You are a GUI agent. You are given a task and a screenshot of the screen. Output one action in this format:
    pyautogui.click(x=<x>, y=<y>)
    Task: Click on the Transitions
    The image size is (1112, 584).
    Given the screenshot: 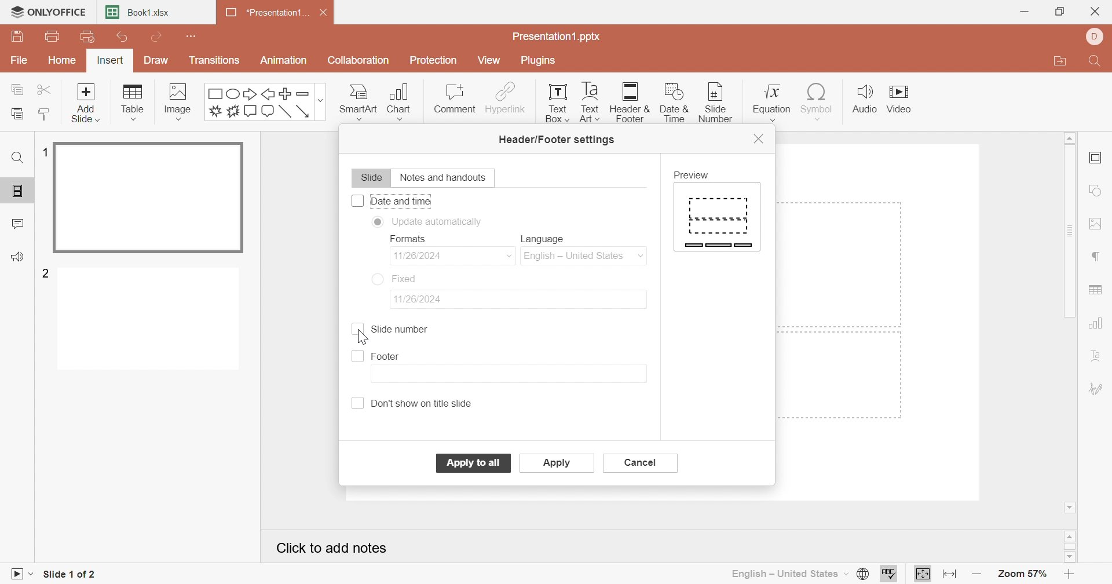 What is the action you would take?
    pyautogui.click(x=215, y=60)
    